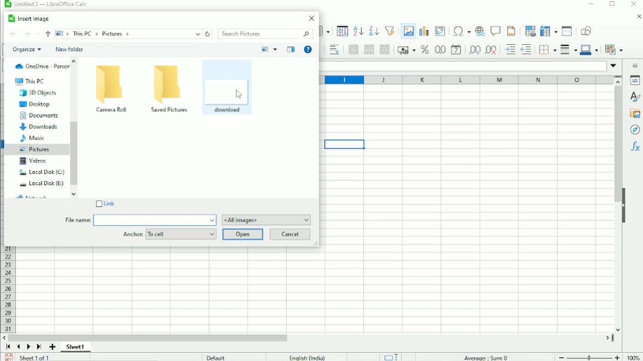 Image resolution: width=643 pixels, height=361 pixels. What do you see at coordinates (38, 33) in the screenshot?
I see `Recent locations` at bounding box center [38, 33].